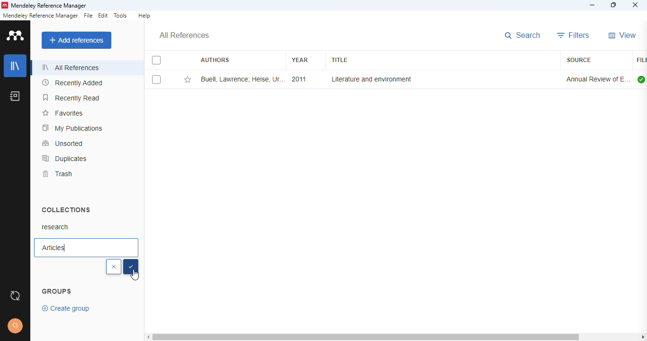  What do you see at coordinates (131, 267) in the screenshot?
I see `select` at bounding box center [131, 267].